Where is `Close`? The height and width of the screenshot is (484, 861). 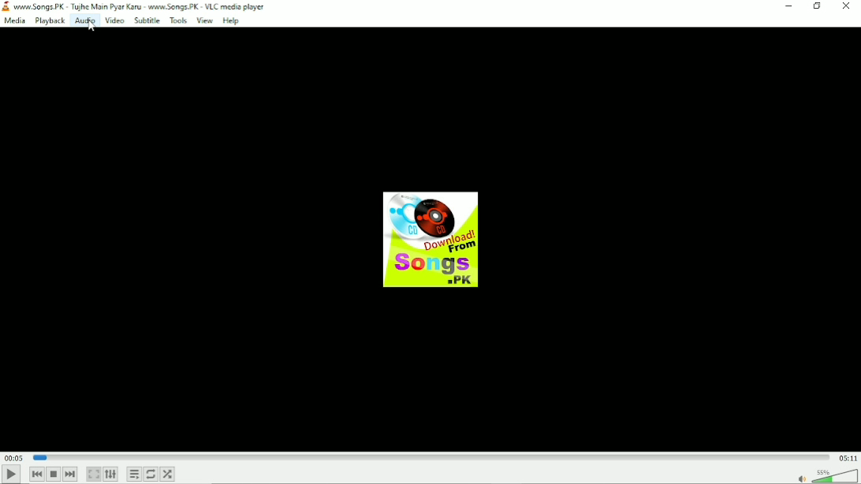 Close is located at coordinates (848, 6).